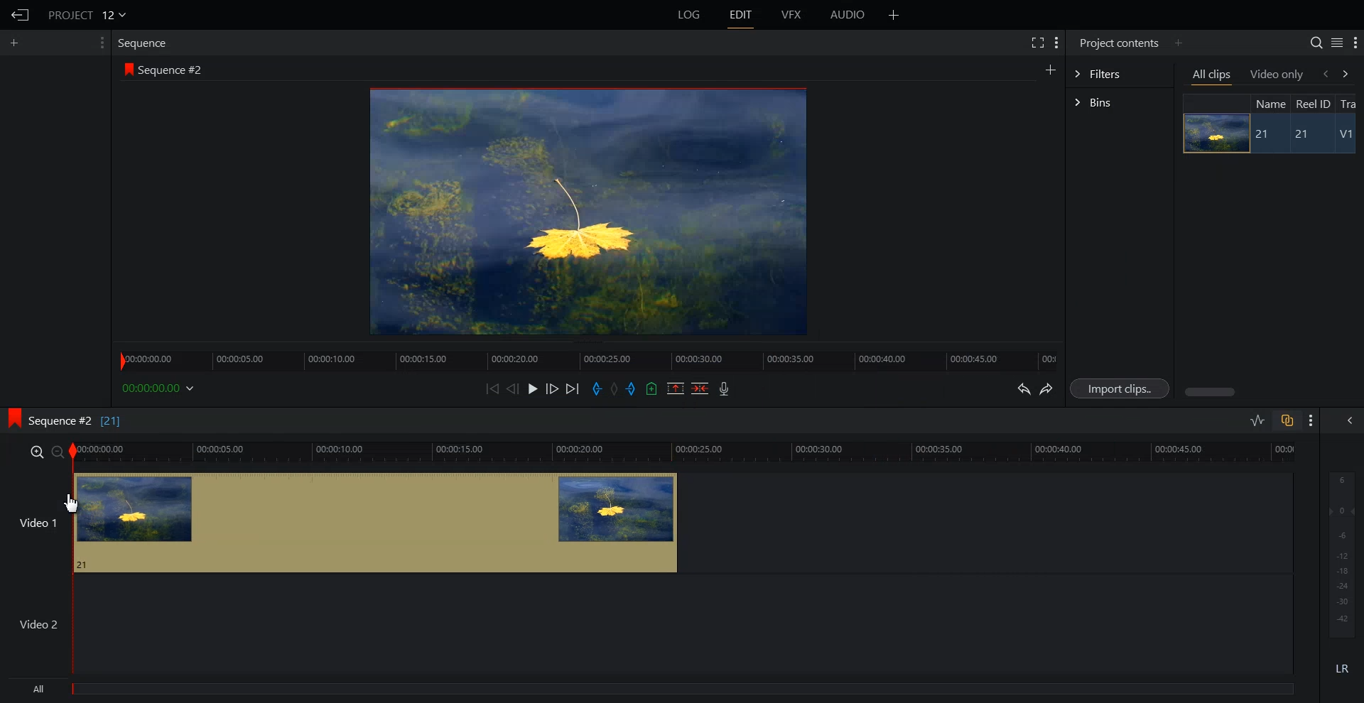  What do you see at coordinates (1022, 389) in the screenshot?
I see `Undo` at bounding box center [1022, 389].